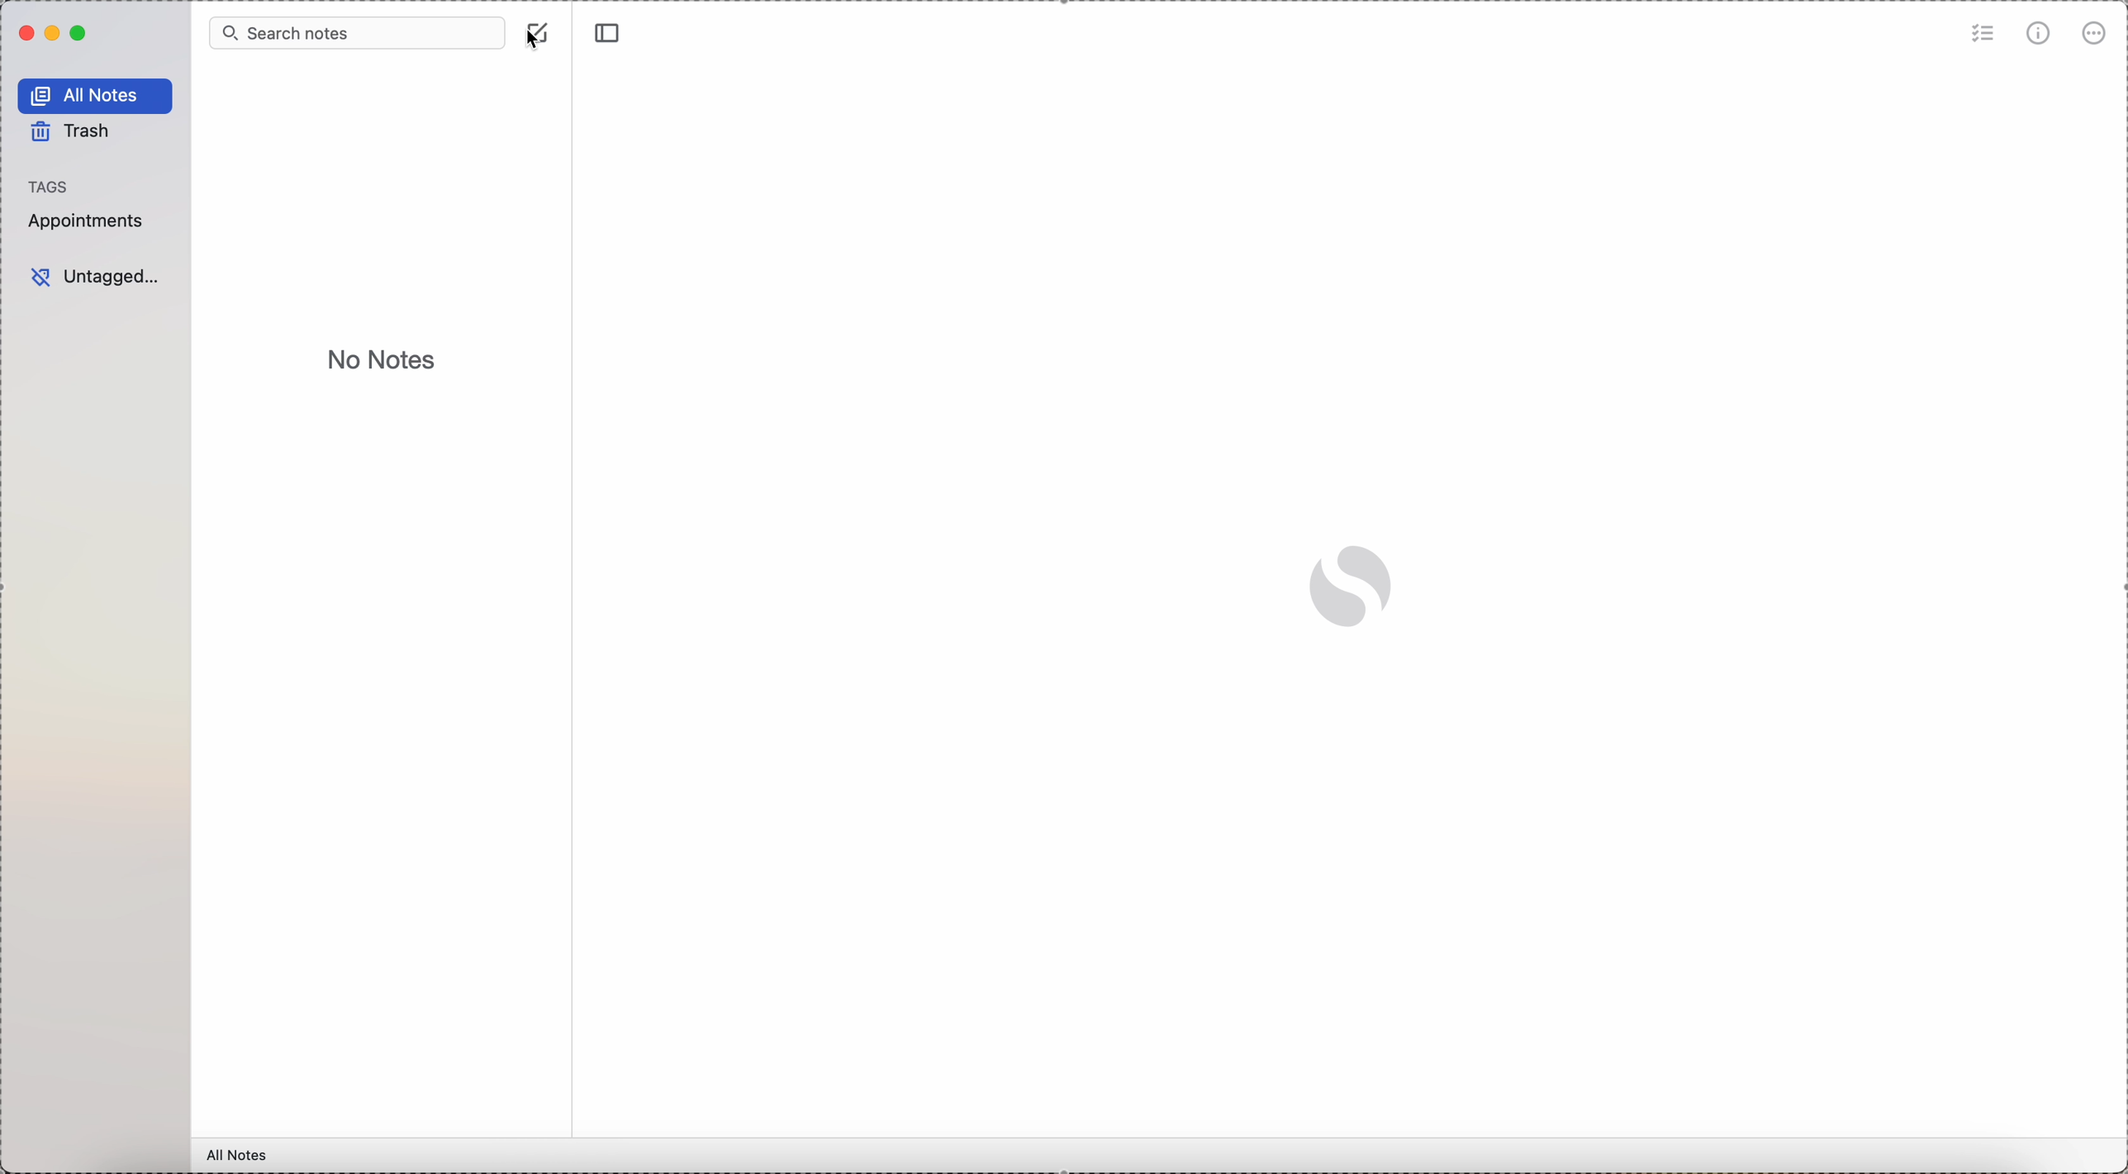  I want to click on maximize, so click(81, 34).